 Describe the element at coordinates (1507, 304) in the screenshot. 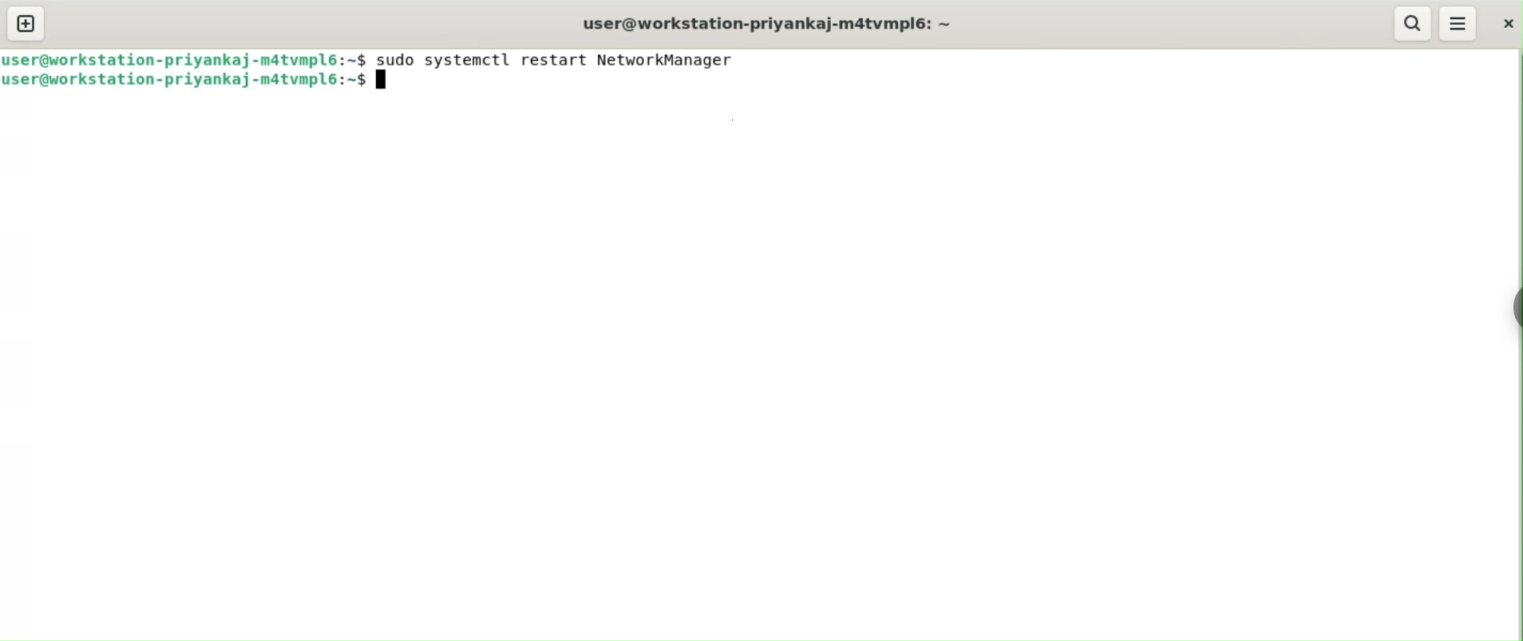

I see `Toggle button` at that location.